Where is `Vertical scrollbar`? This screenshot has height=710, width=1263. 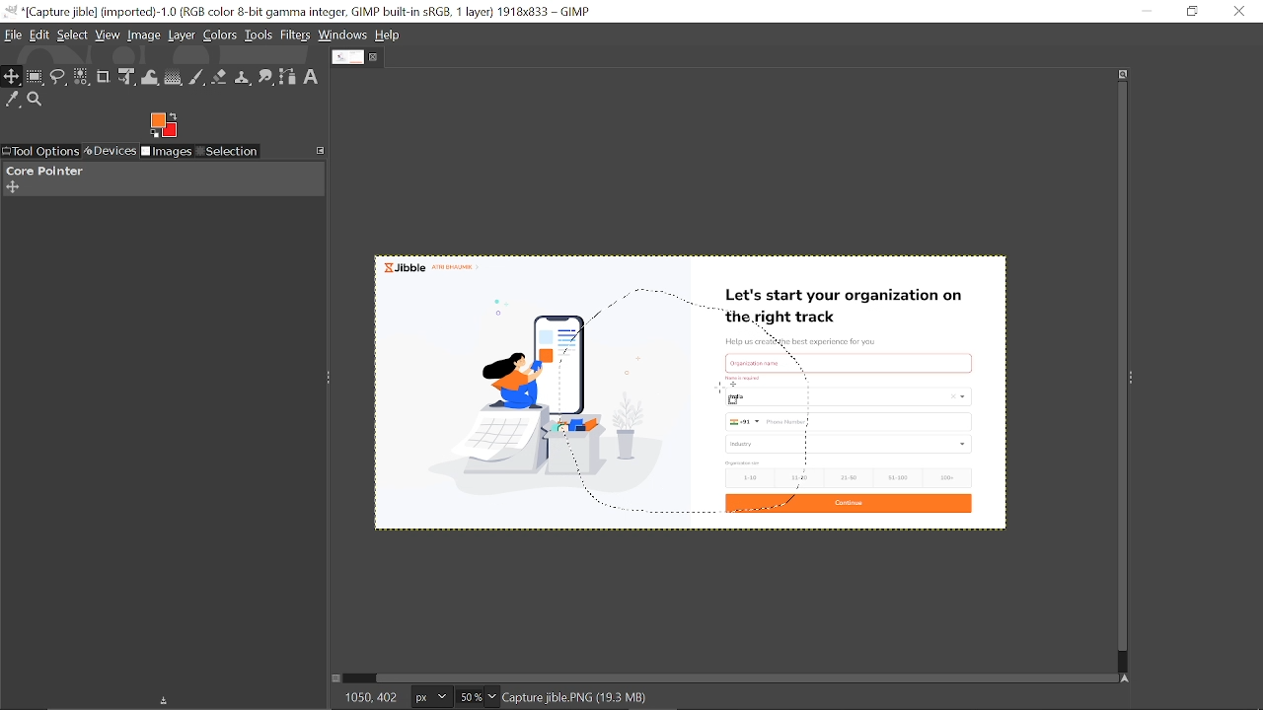 Vertical scrollbar is located at coordinates (1119, 368).